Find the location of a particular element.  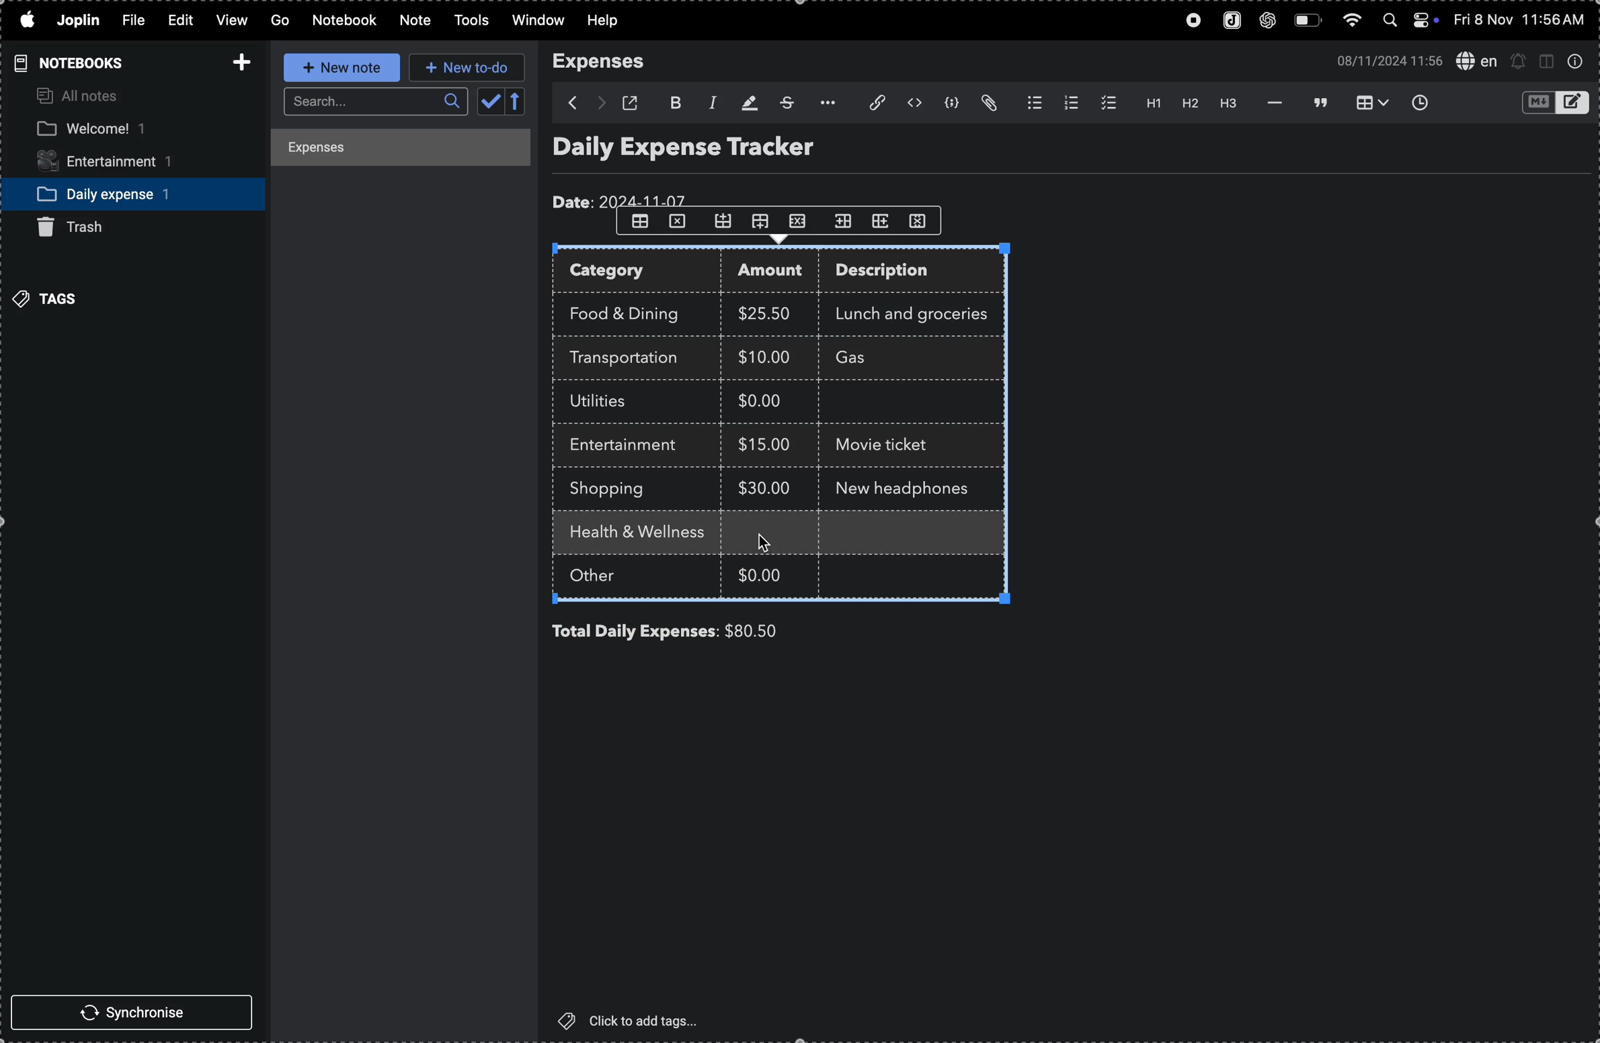

backward is located at coordinates (566, 103).